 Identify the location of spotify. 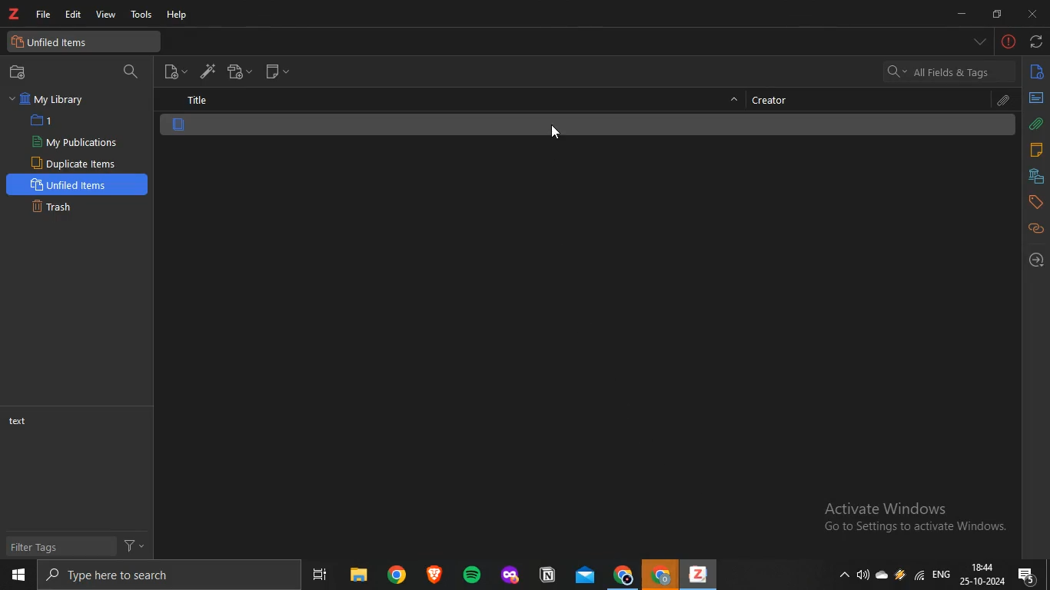
(472, 573).